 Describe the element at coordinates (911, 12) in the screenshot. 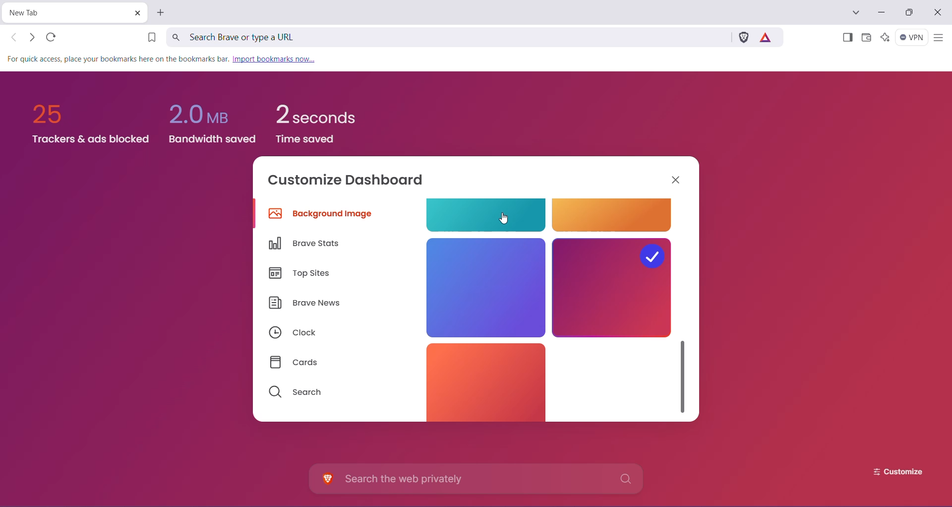

I see `Restore Down` at that location.